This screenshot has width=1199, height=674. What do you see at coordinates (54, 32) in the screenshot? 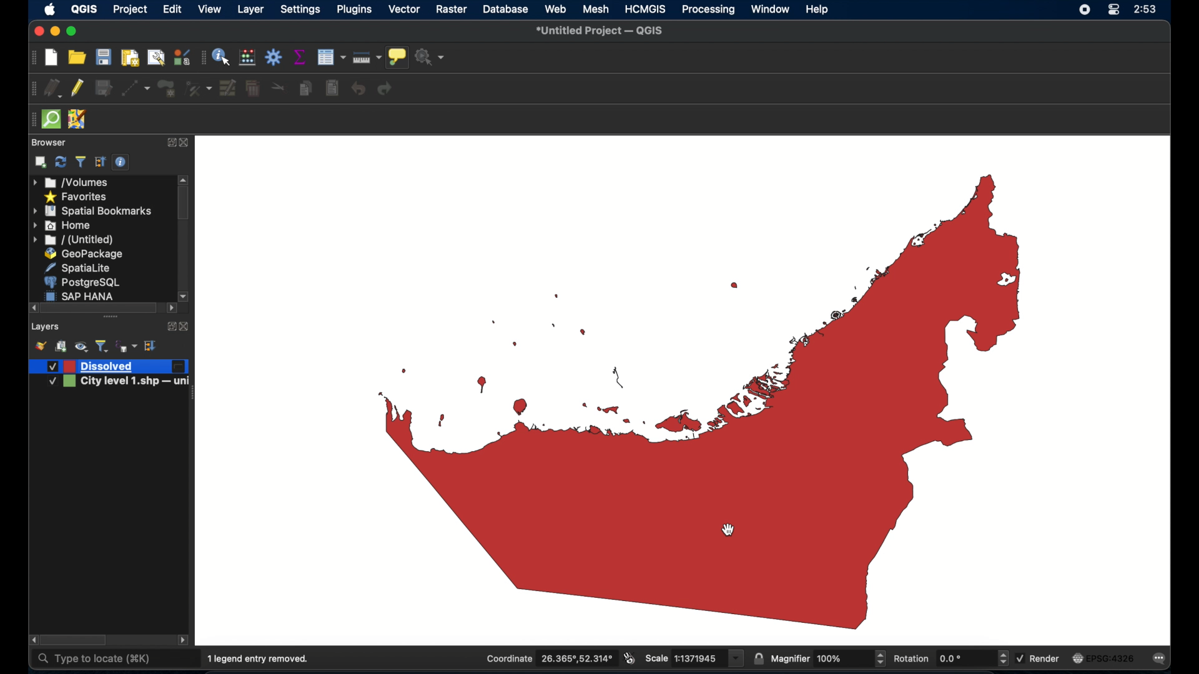
I see `minimize` at bounding box center [54, 32].